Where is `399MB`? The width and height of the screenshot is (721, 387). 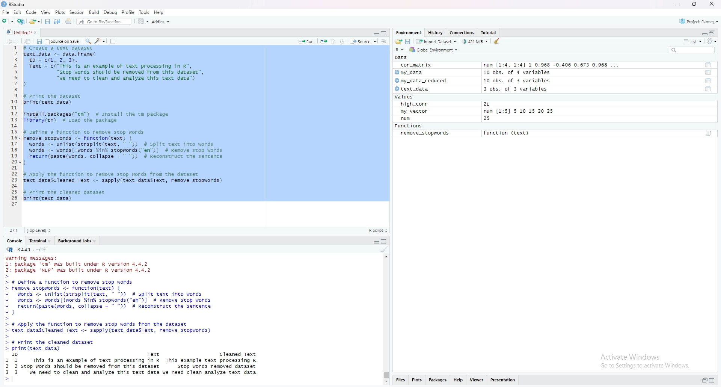 399MB is located at coordinates (477, 42).